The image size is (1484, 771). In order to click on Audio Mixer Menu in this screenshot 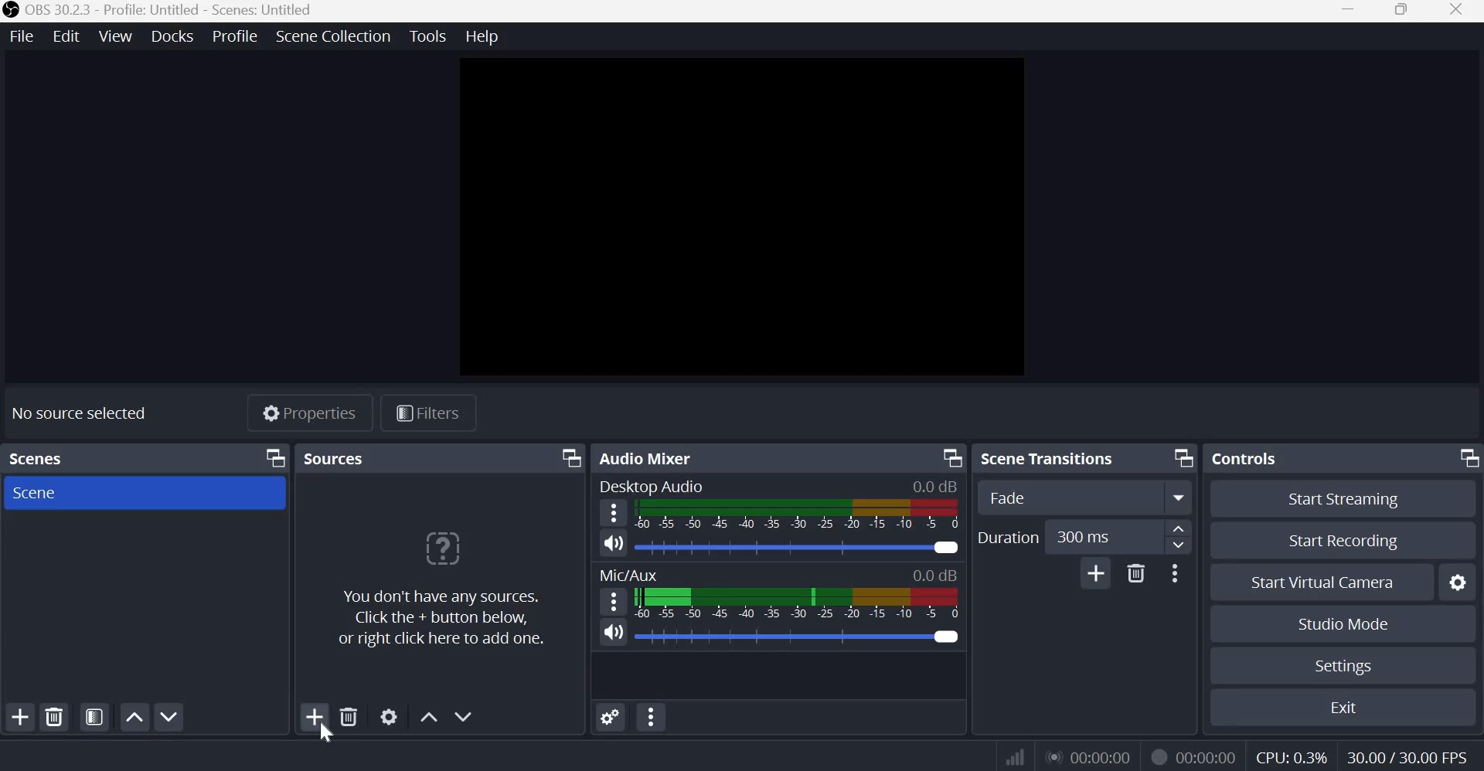, I will do `click(652, 718)`.